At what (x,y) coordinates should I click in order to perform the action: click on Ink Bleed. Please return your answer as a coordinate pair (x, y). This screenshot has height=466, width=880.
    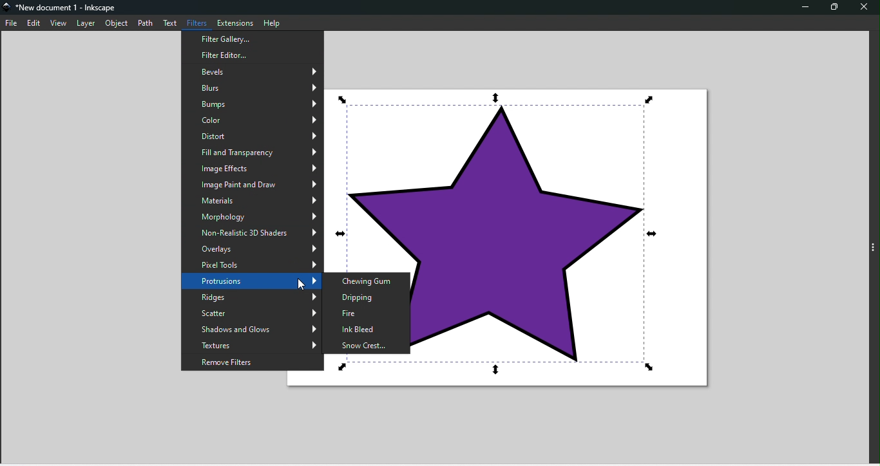
    Looking at the image, I should click on (363, 327).